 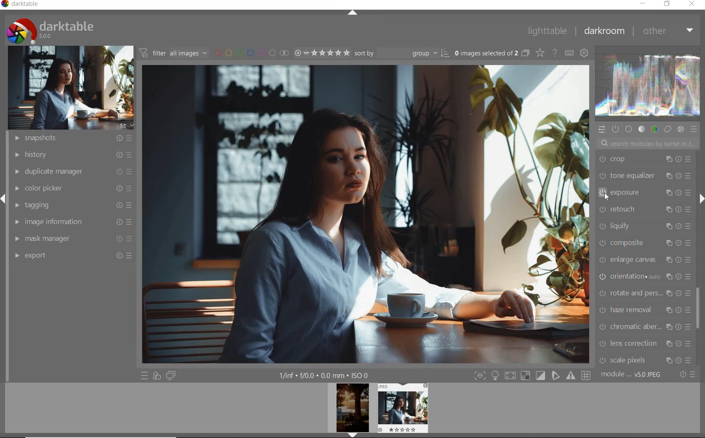 I want to click on MASK MANAGER, so click(x=71, y=238).